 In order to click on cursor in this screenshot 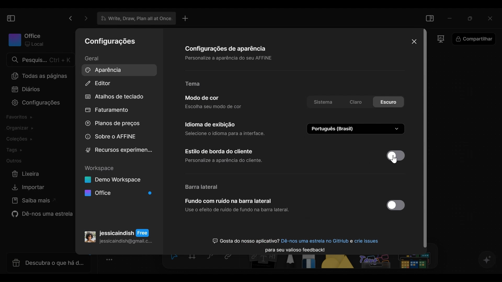, I will do `click(397, 162)`.